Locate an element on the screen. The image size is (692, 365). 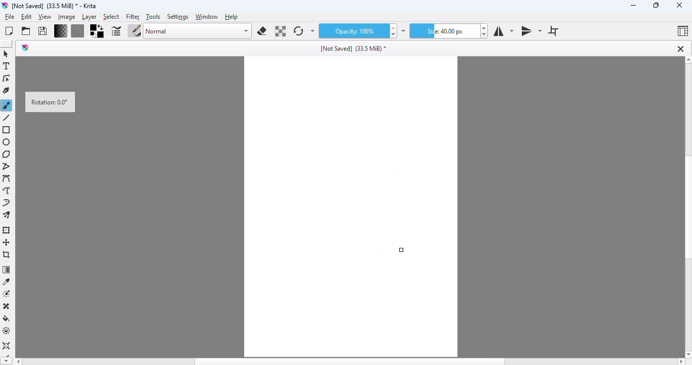
Scroll Up is located at coordinates (687, 60).